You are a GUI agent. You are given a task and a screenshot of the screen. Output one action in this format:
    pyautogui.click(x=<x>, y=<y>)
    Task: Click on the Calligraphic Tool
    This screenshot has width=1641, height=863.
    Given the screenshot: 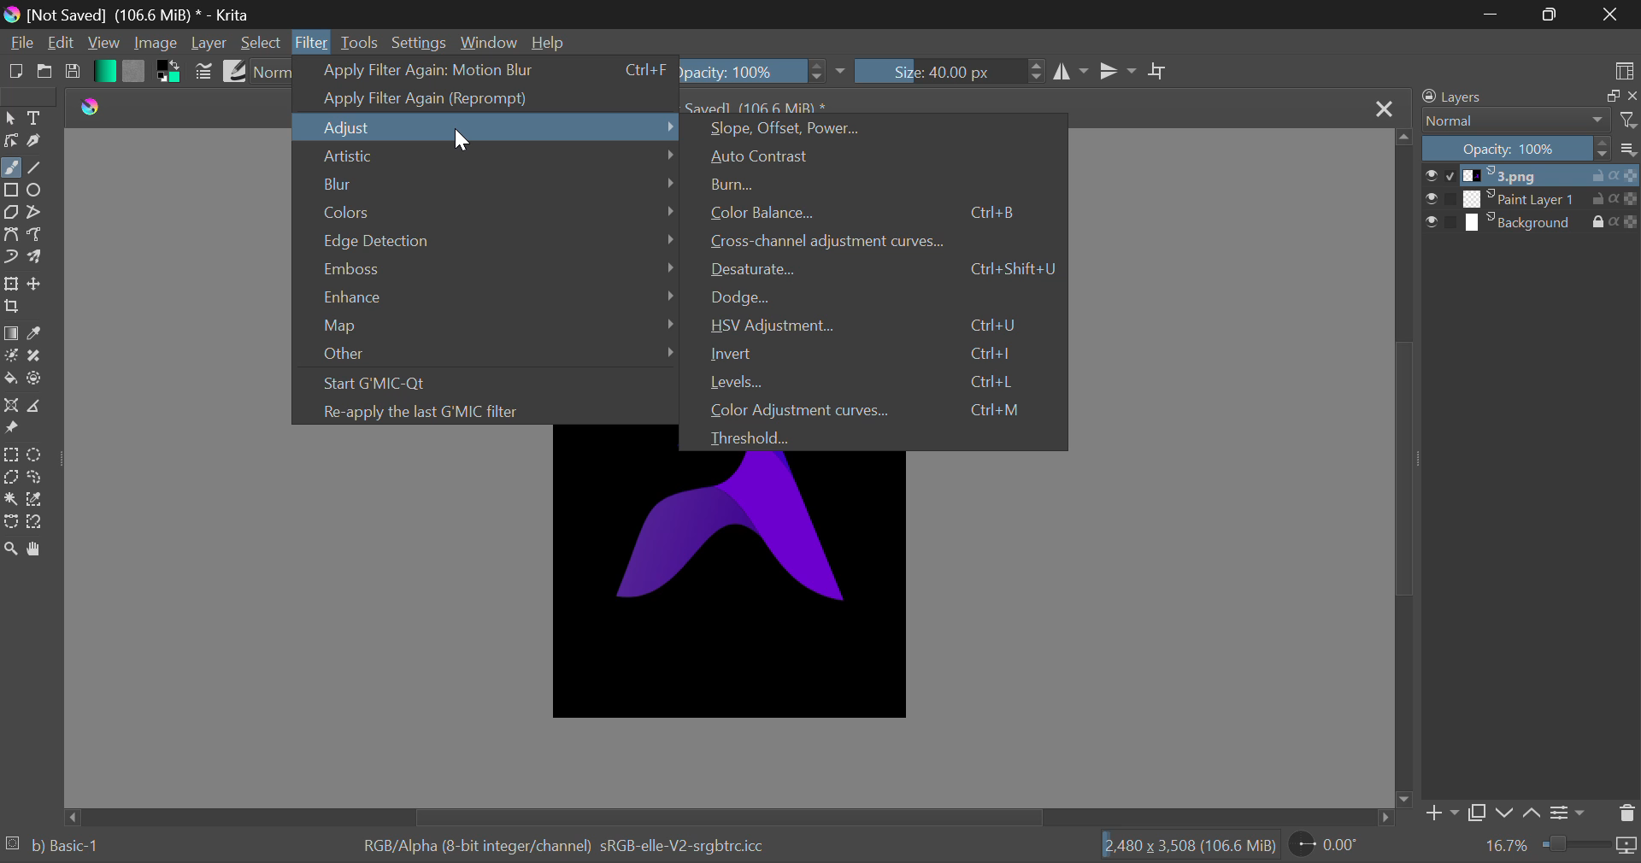 What is the action you would take?
    pyautogui.click(x=36, y=143)
    